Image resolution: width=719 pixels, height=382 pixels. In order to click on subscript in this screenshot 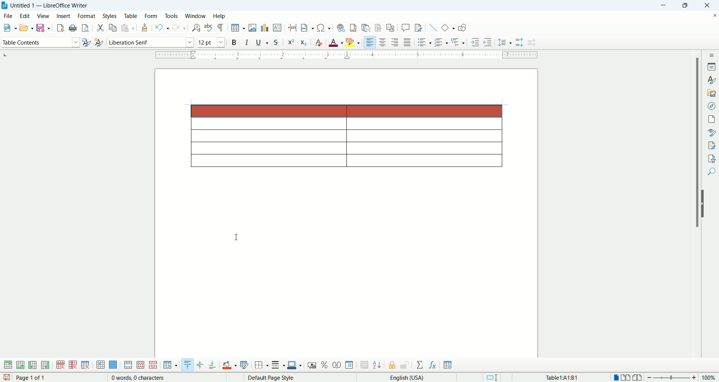, I will do `click(304, 42)`.